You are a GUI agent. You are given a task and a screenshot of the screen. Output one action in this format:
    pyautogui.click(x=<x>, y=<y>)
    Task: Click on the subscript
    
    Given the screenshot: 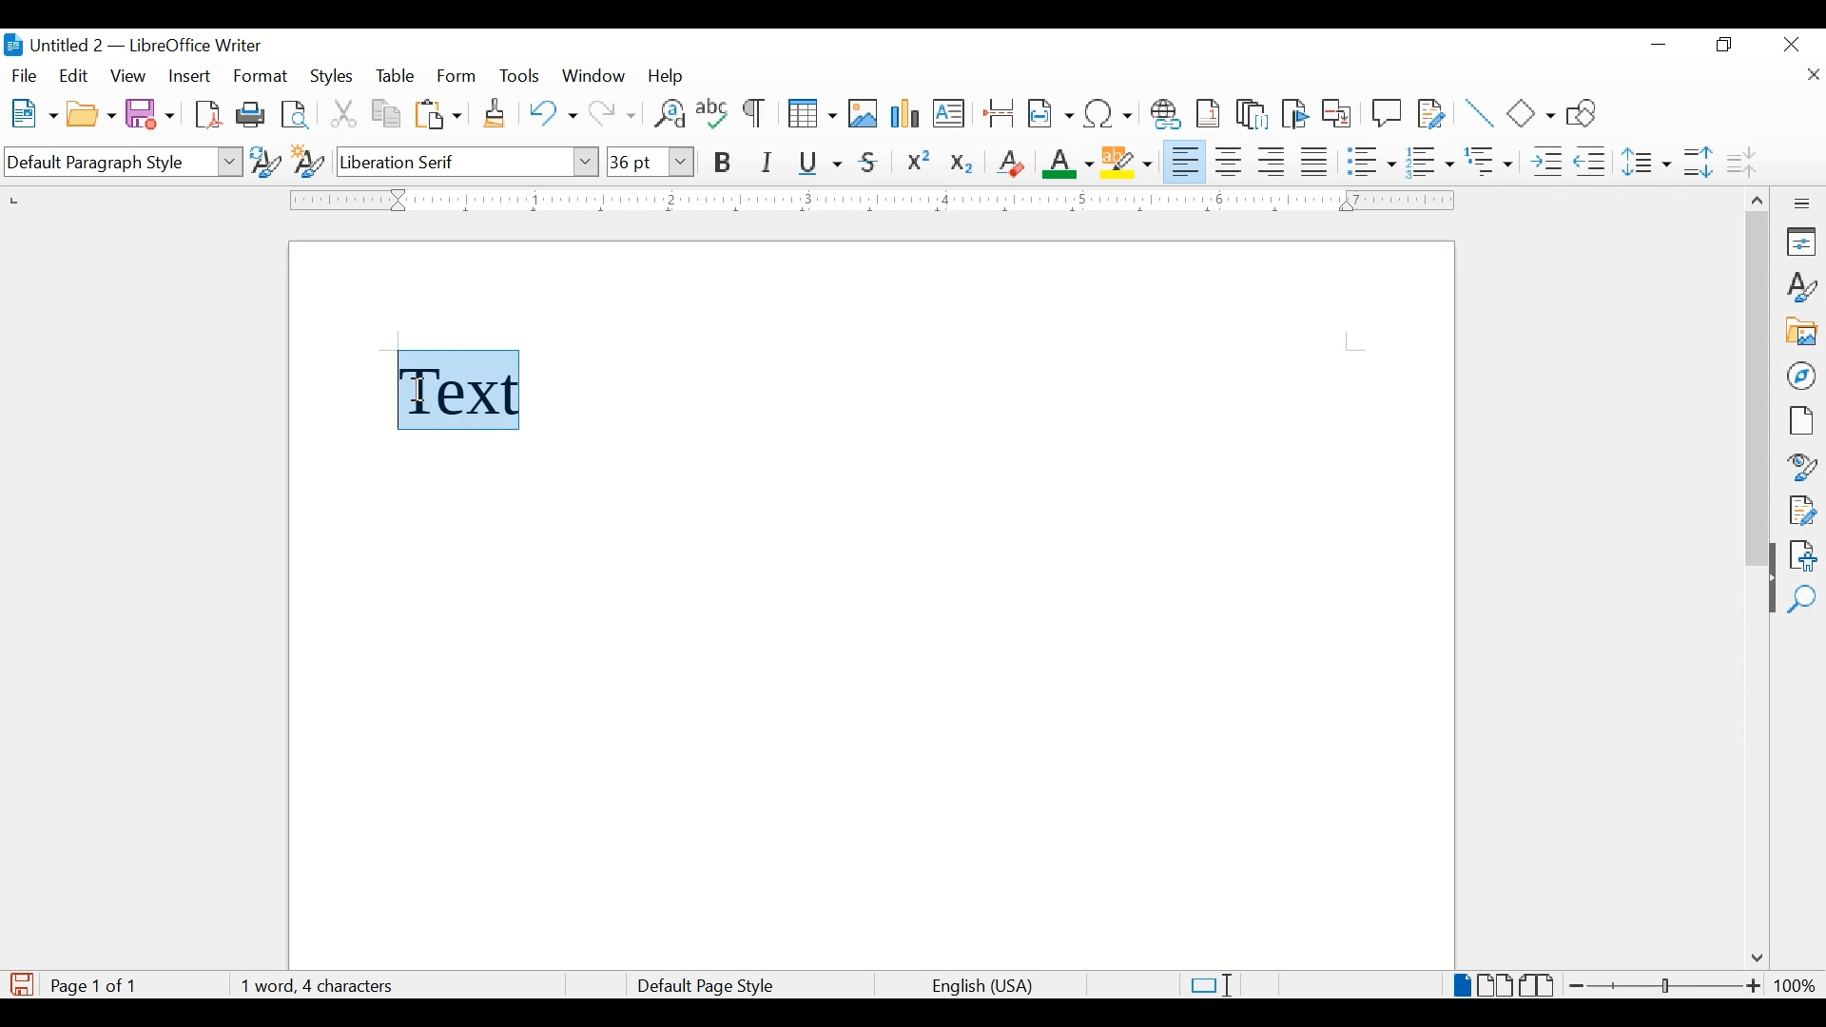 What is the action you would take?
    pyautogui.click(x=963, y=166)
    